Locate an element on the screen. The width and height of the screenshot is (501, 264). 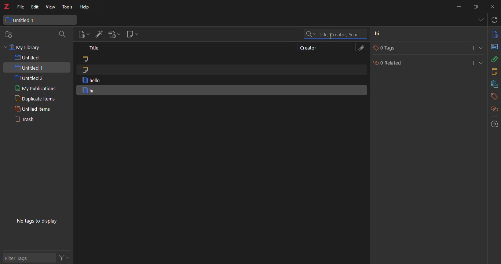
attach is located at coordinates (494, 59).